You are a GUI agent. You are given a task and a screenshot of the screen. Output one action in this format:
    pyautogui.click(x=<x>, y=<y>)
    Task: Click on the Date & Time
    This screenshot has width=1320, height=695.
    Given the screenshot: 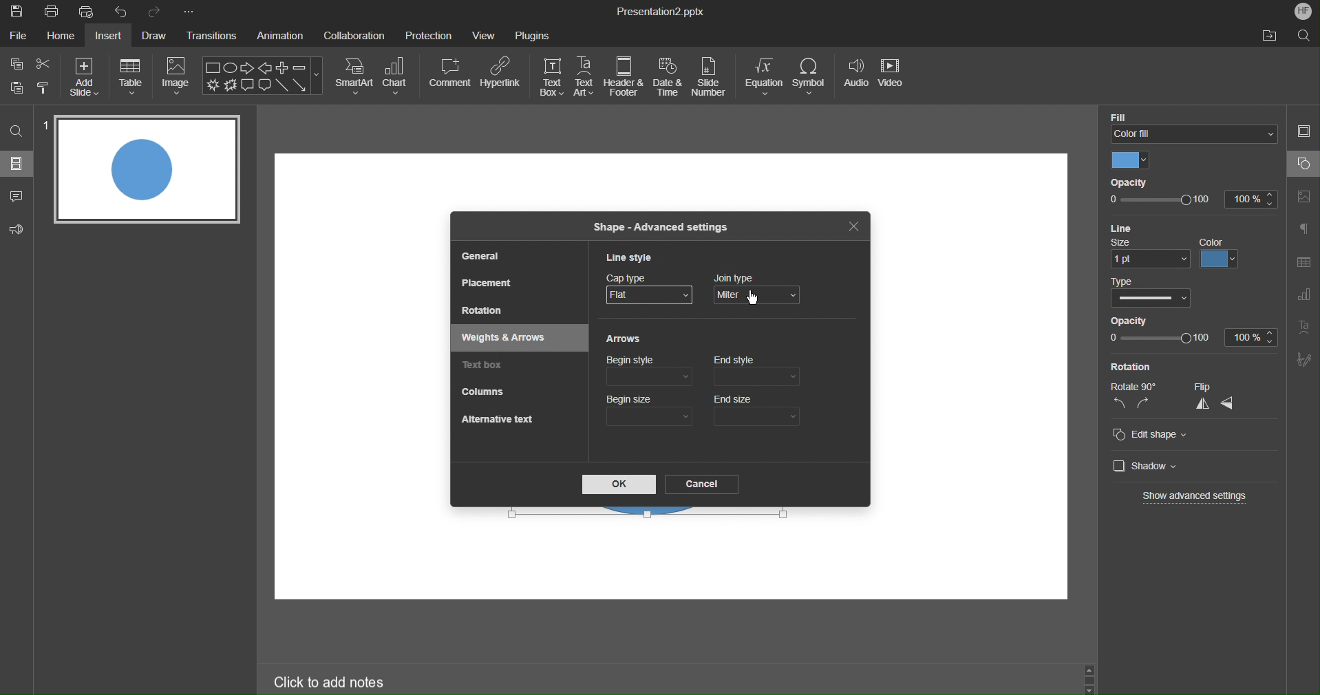 What is the action you would take?
    pyautogui.click(x=668, y=77)
    